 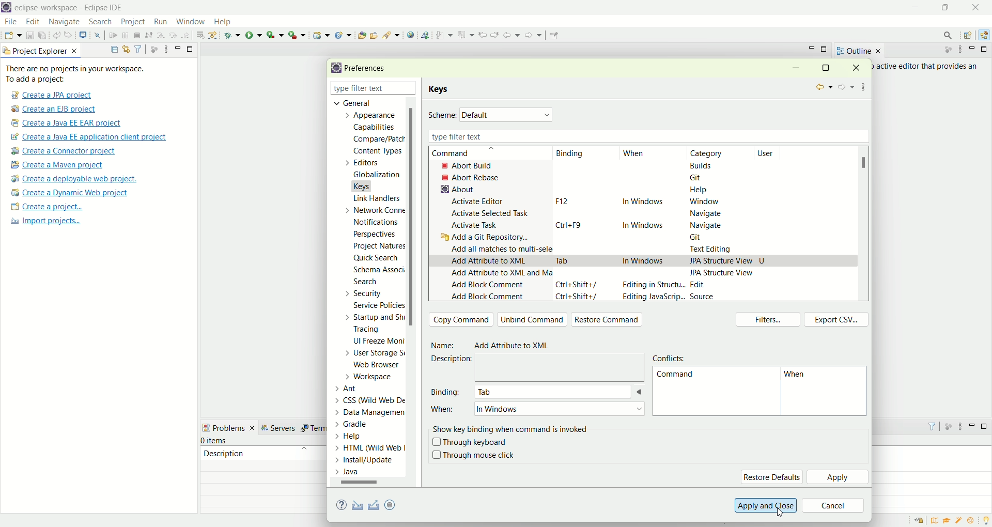 I want to click on F12, so click(x=560, y=201).